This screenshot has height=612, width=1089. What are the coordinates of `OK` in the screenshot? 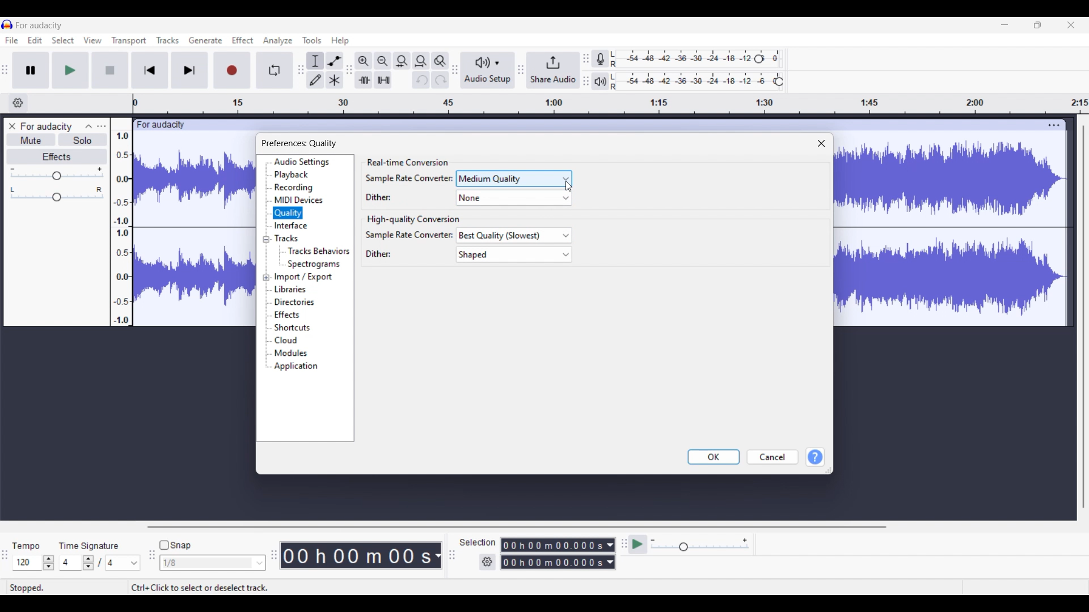 It's located at (714, 457).